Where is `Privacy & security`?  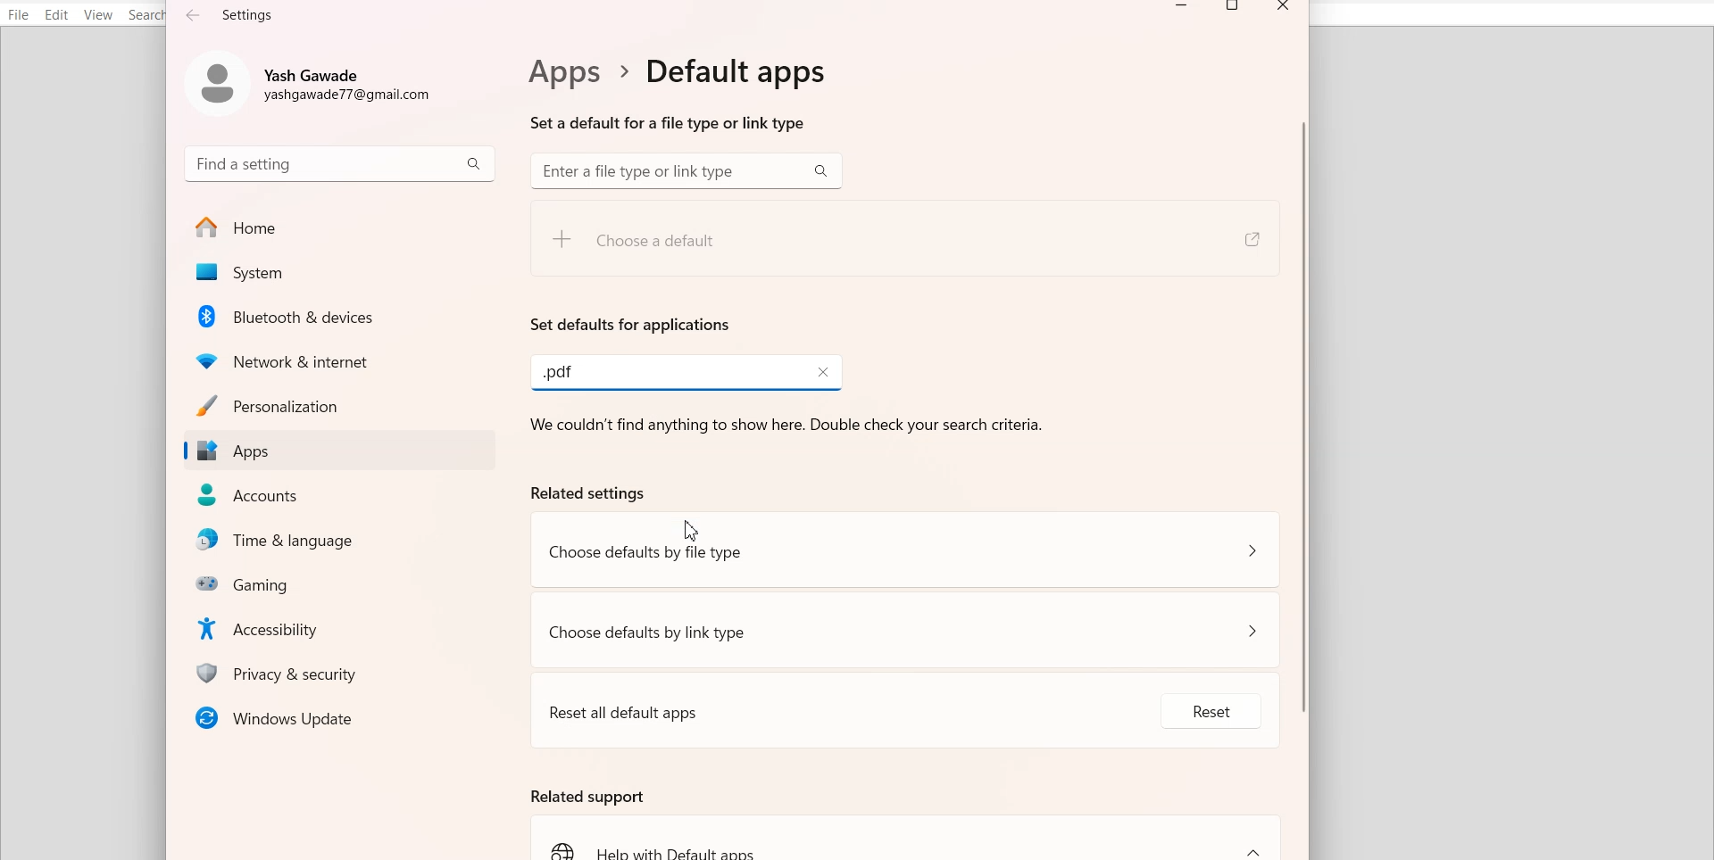
Privacy & security is located at coordinates (345, 673).